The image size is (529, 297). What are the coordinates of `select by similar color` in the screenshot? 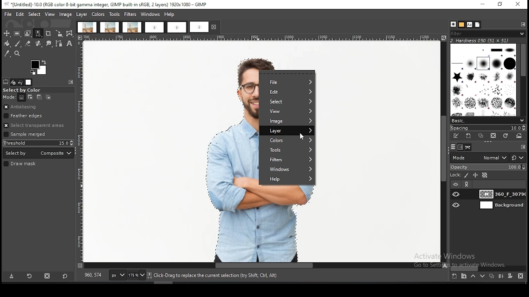 It's located at (38, 33).